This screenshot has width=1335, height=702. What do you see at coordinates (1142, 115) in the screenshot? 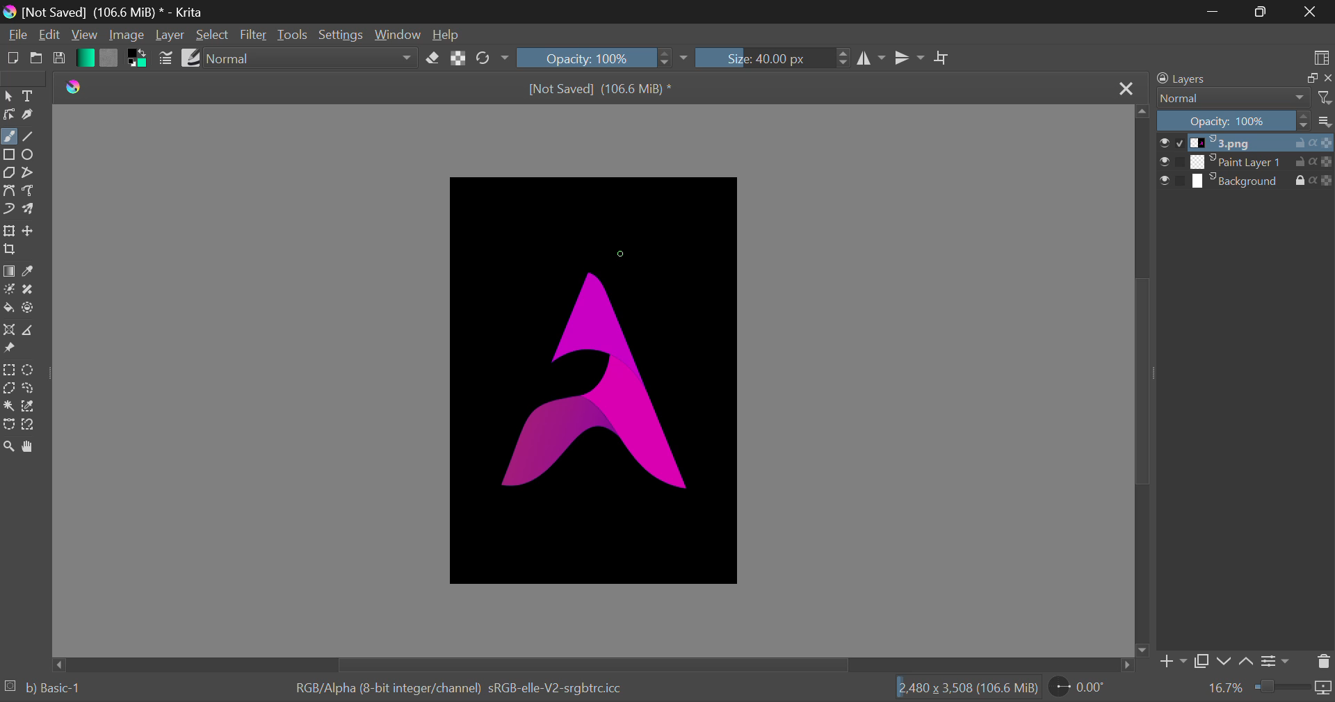
I see `move up` at bounding box center [1142, 115].